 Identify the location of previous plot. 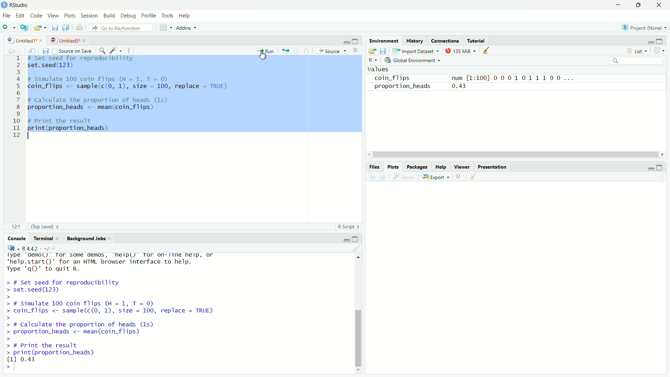
(371, 177).